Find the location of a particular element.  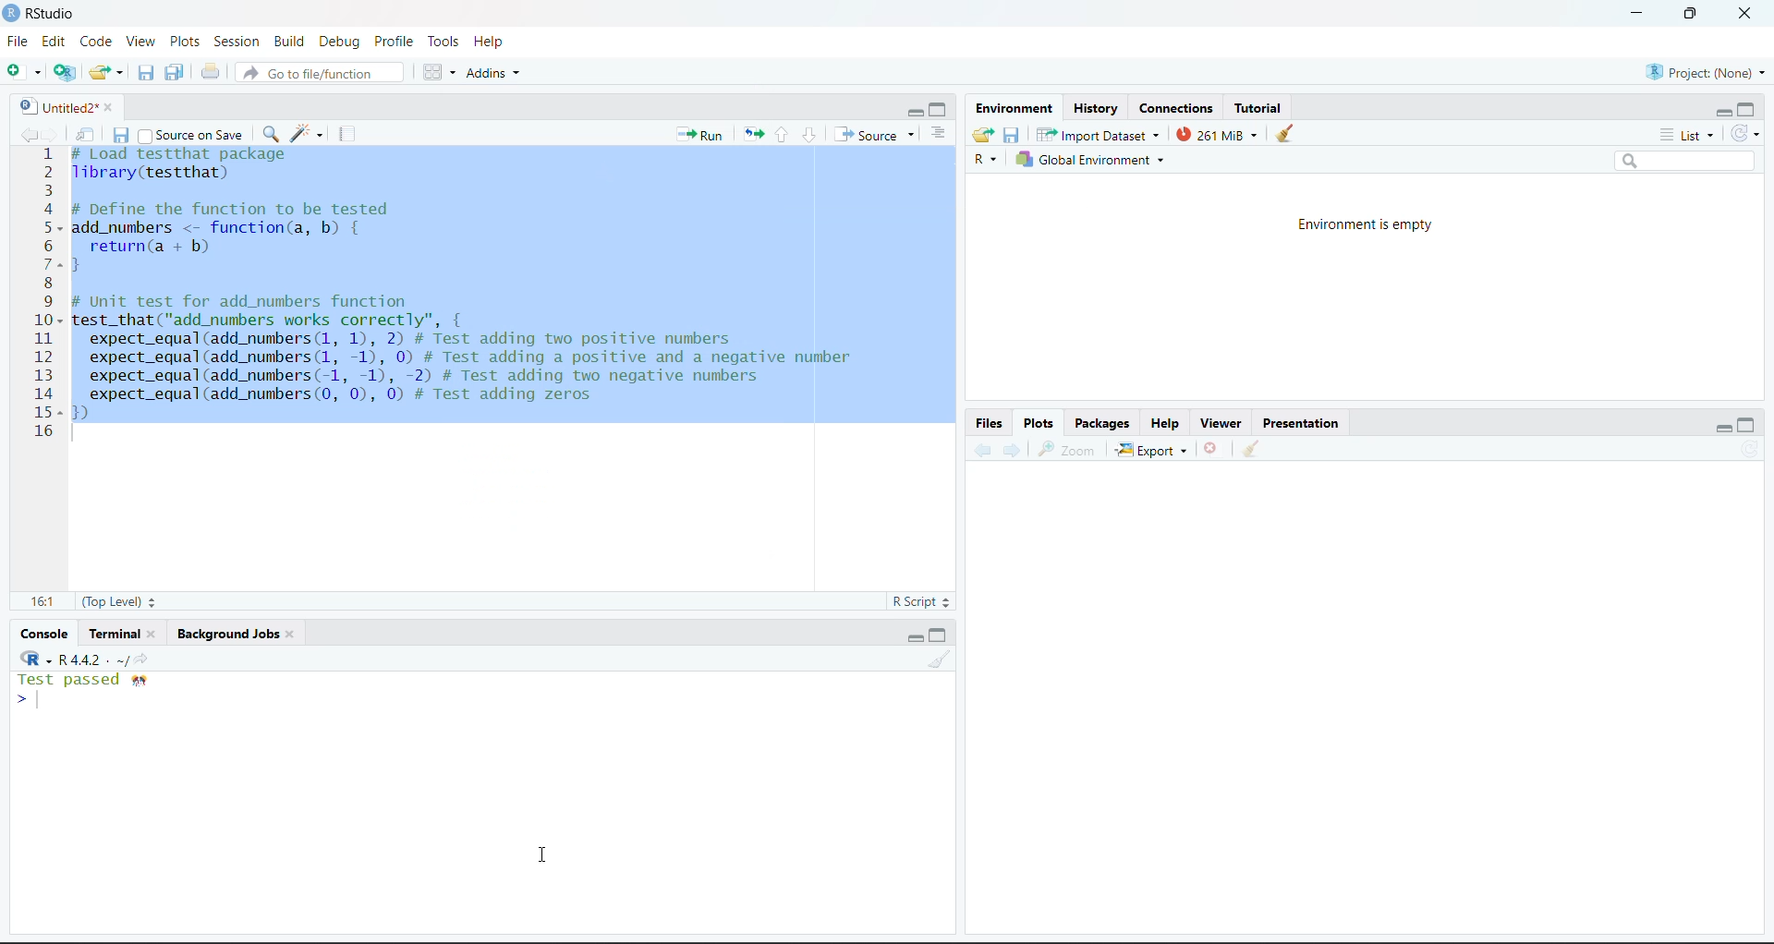

go forward is located at coordinates (54, 134).